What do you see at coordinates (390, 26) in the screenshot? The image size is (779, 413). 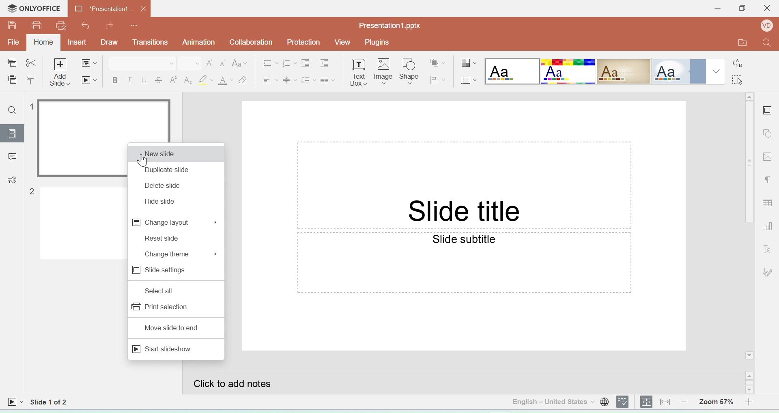 I see `File name` at bounding box center [390, 26].